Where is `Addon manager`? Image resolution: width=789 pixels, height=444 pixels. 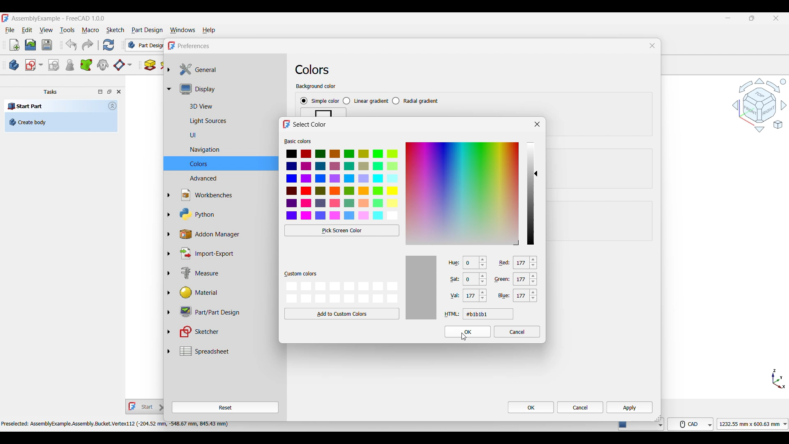 Addon manager is located at coordinates (226, 234).